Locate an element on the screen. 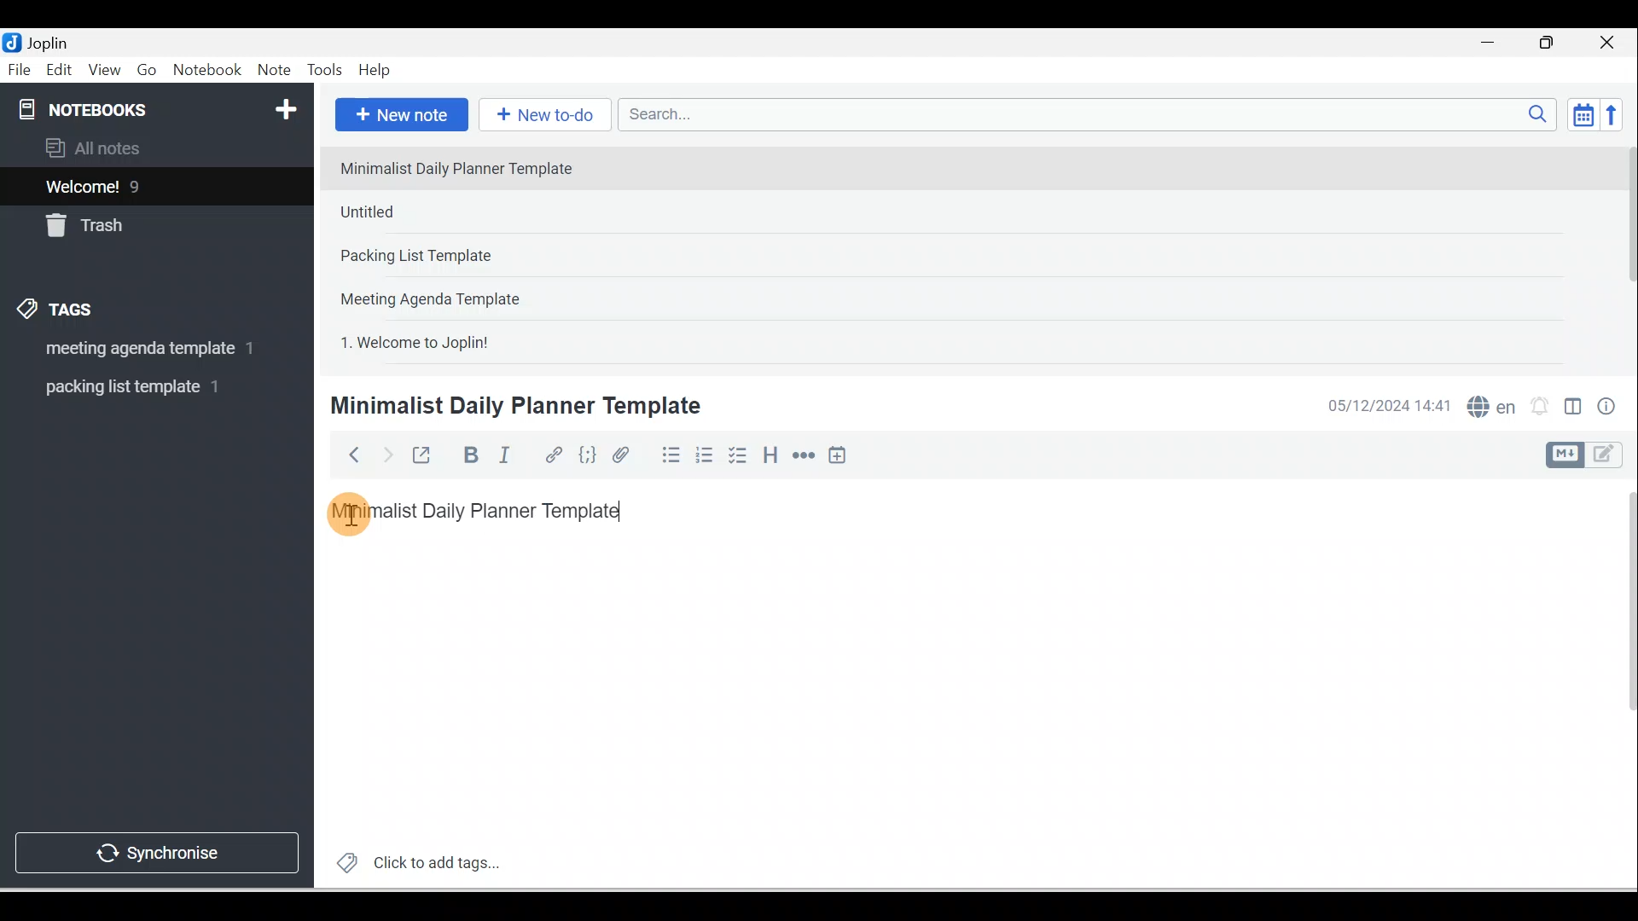 This screenshot has height=921, width=1638. Tag 2 is located at coordinates (144, 387).